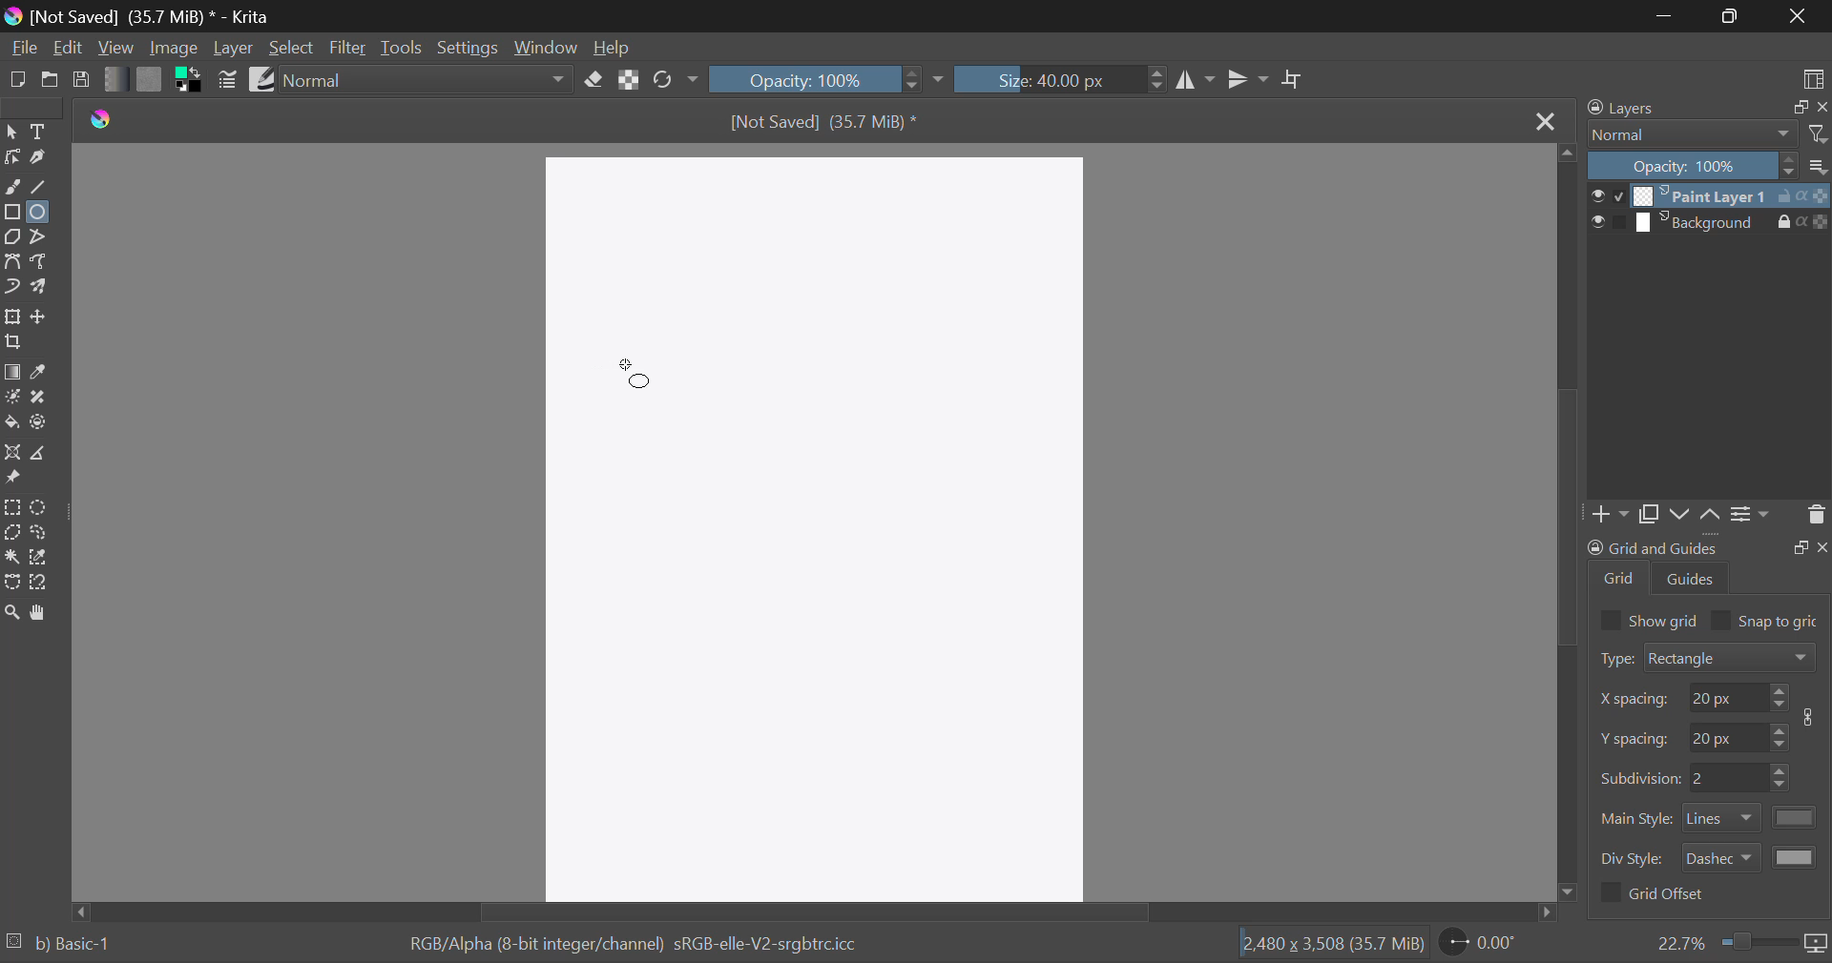  What do you see at coordinates (11, 507) in the screenshot?
I see `Rectangular Selection` at bounding box center [11, 507].